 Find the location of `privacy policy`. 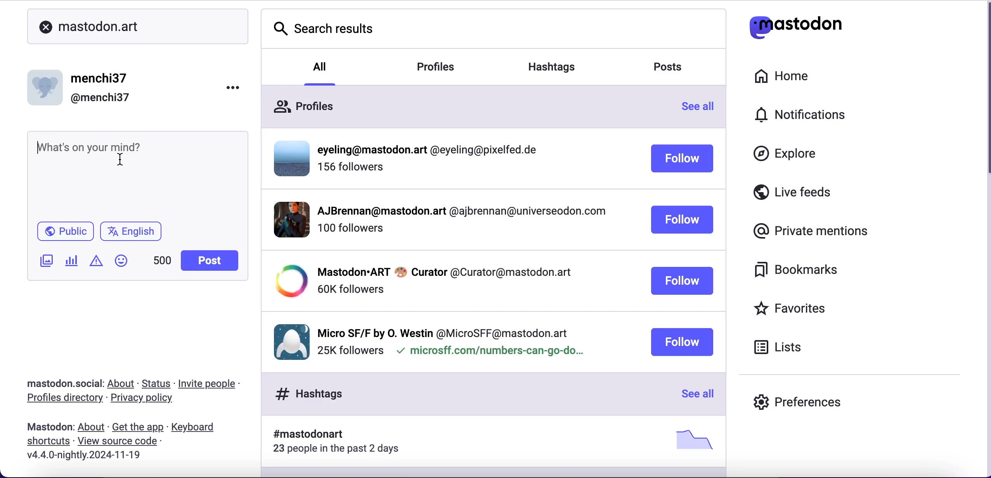

privacy policy is located at coordinates (147, 400).